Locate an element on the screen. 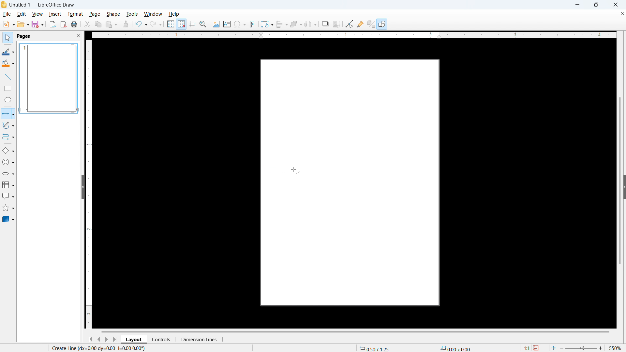  Close document  is located at coordinates (622, 13).